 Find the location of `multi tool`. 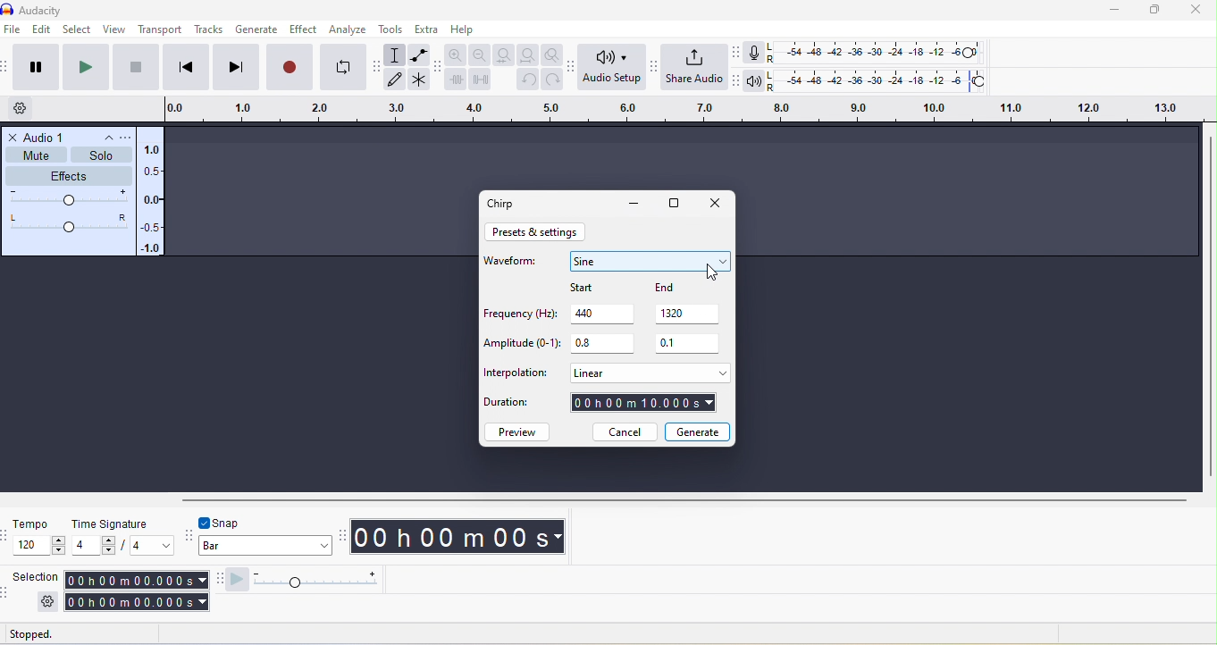

multi tool is located at coordinates (420, 80).